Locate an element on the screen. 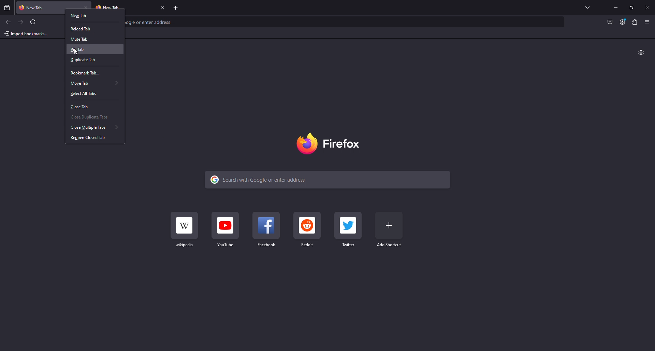  Wikipedia Shortcut is located at coordinates (185, 229).